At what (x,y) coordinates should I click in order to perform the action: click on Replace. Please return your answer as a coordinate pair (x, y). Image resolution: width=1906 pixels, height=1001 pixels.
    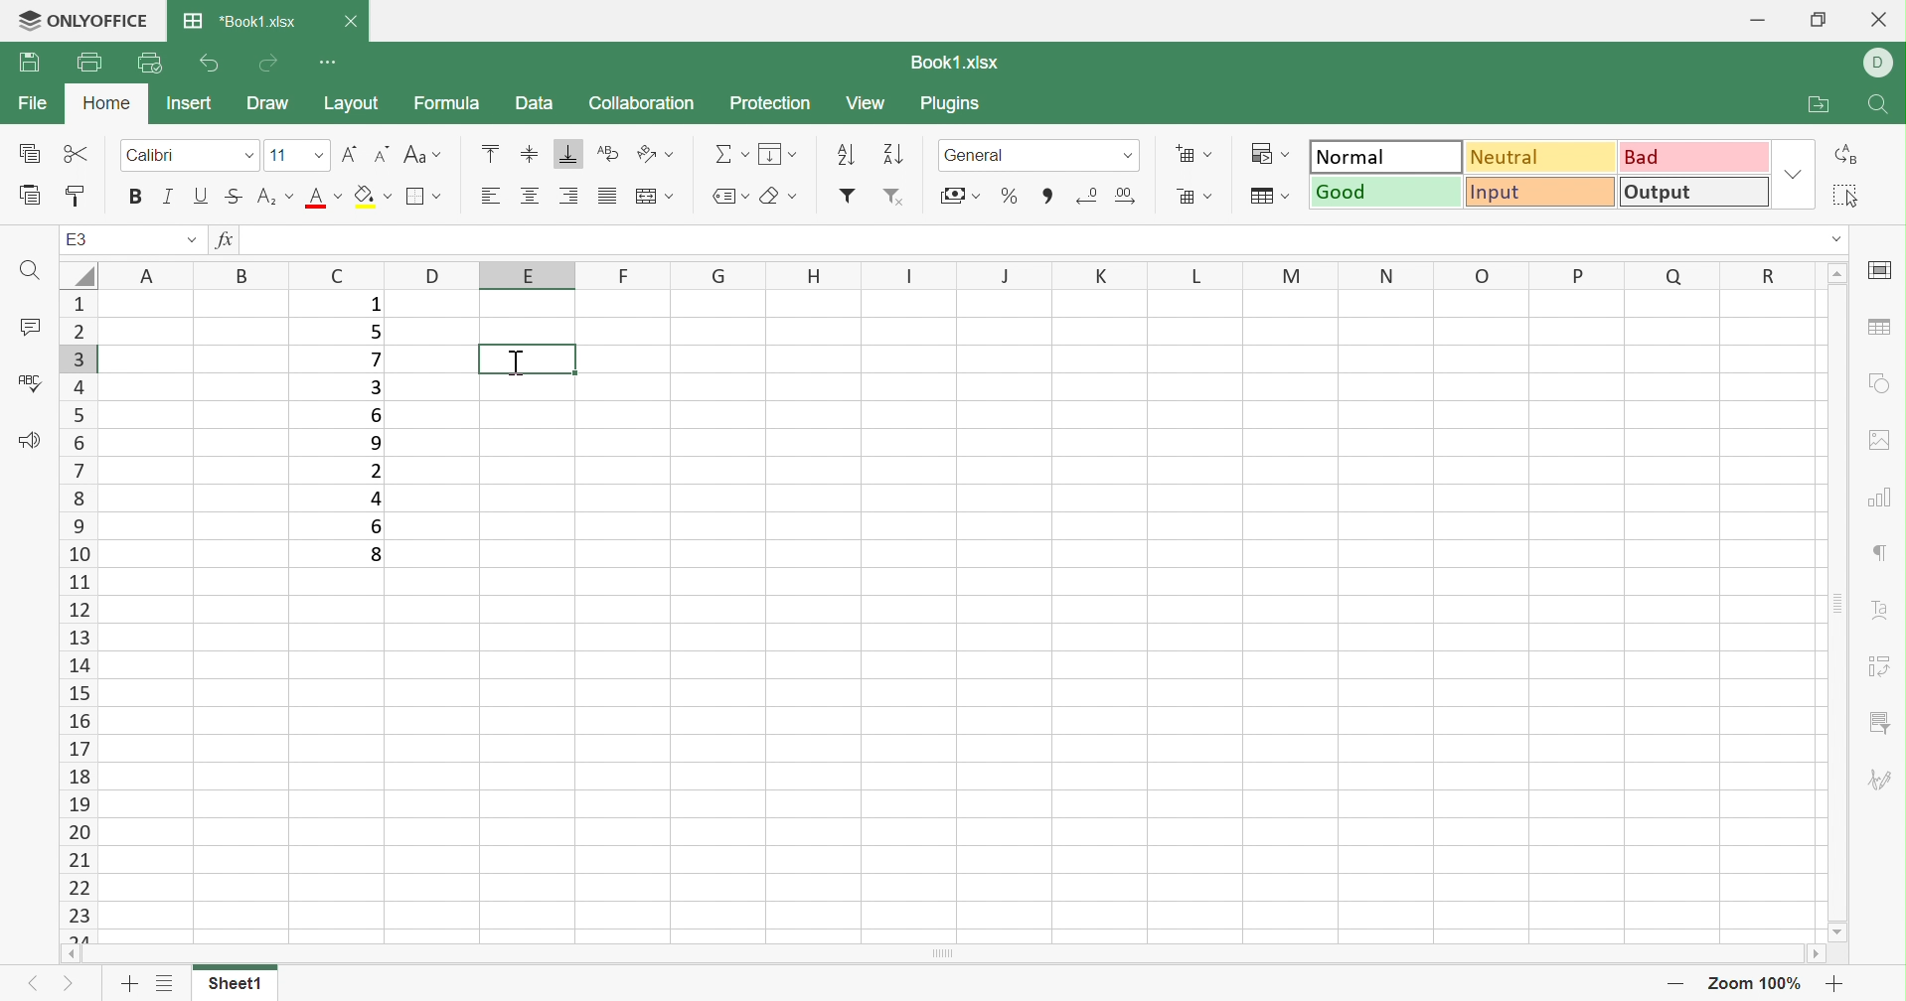
    Looking at the image, I should click on (1844, 154).